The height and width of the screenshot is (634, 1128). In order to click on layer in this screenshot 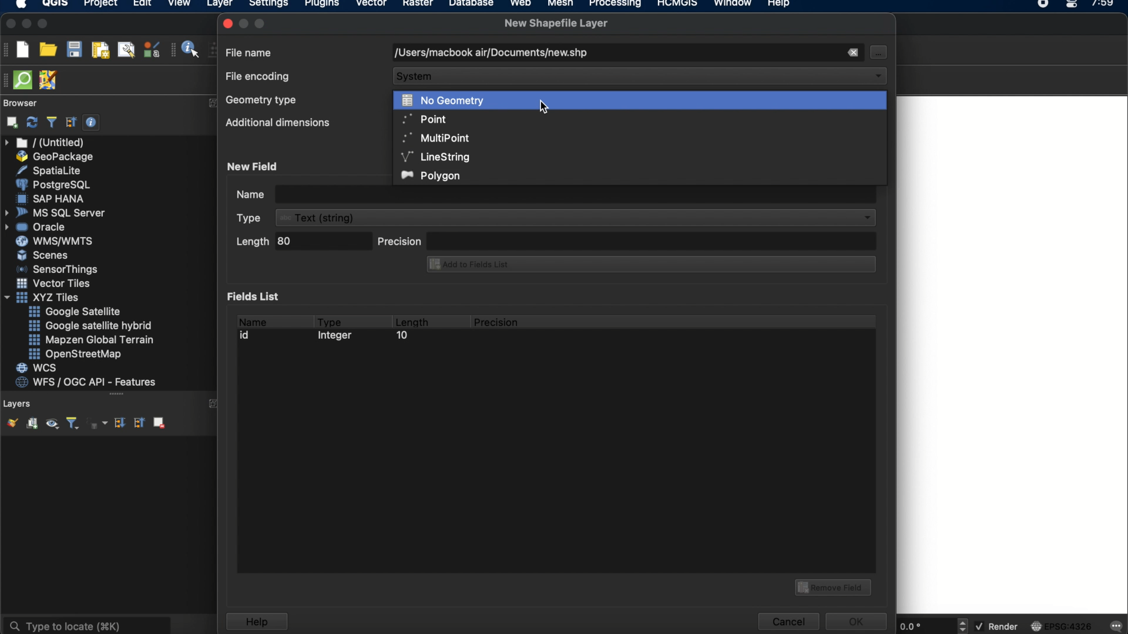, I will do `click(220, 6)`.